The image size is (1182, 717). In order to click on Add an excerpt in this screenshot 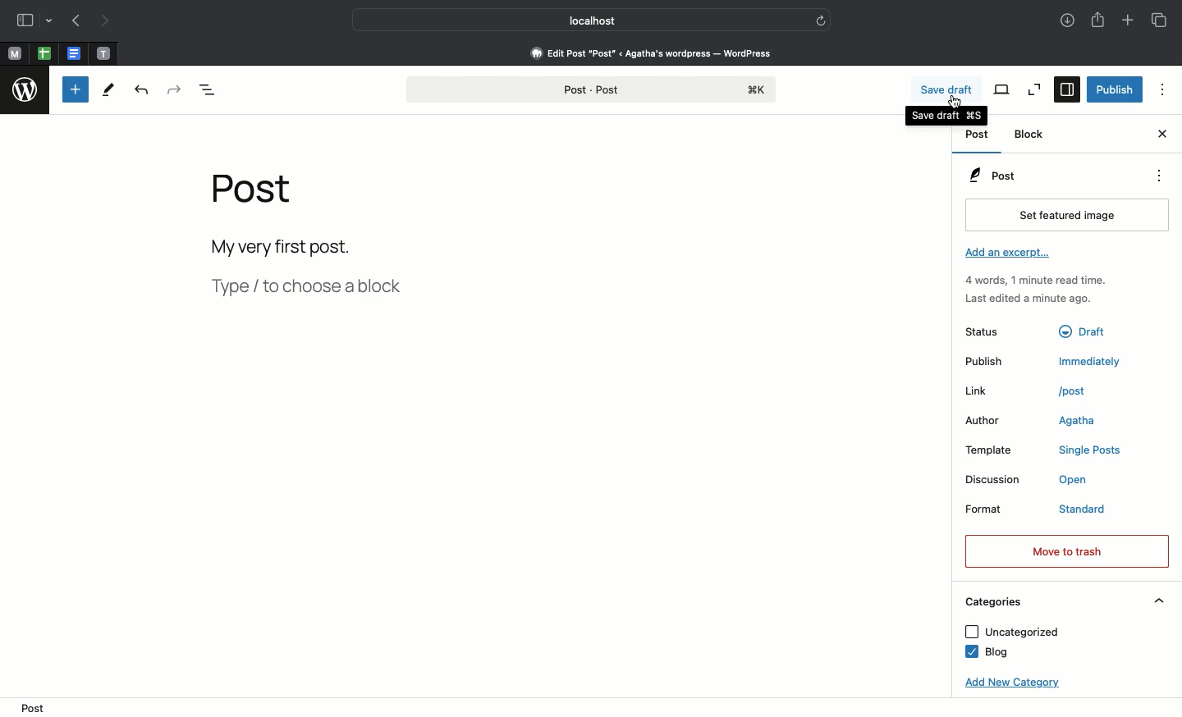, I will do `click(1010, 254)`.